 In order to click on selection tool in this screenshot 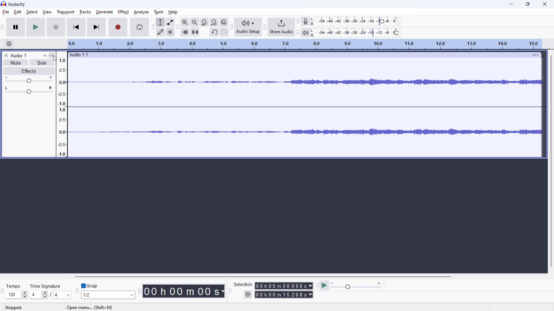, I will do `click(160, 22)`.